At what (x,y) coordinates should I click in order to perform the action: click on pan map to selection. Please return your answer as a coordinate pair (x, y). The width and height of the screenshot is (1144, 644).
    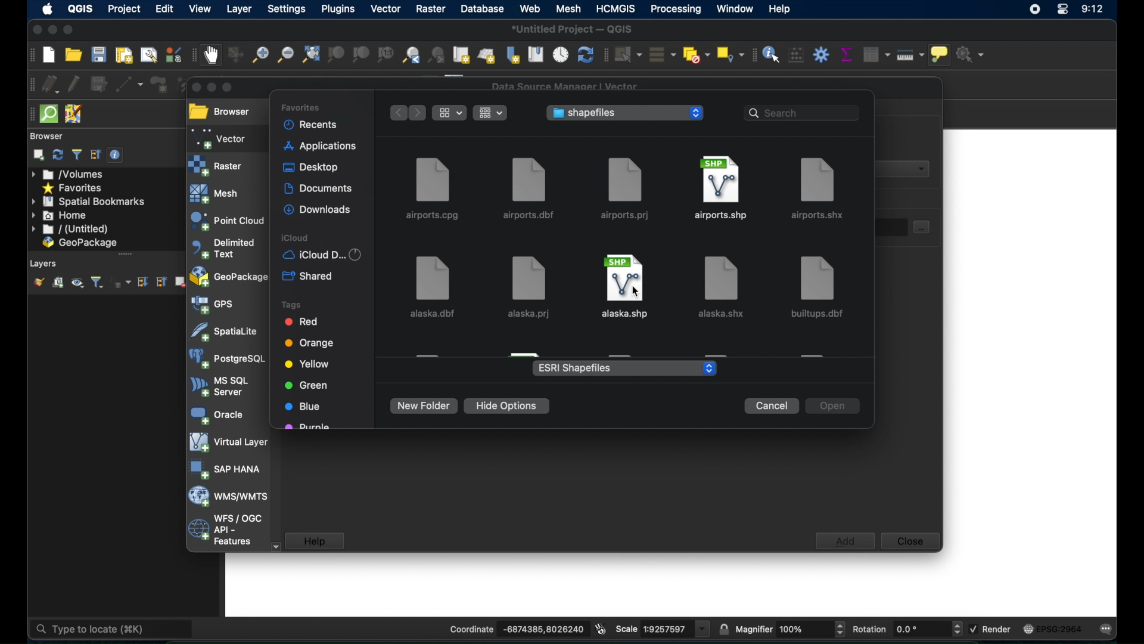
    Looking at the image, I should click on (235, 55).